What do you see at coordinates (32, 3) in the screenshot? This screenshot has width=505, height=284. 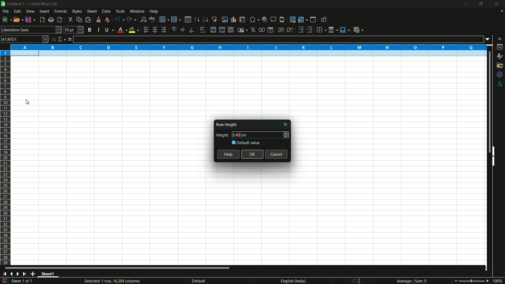 I see `| Untitled 1 — LibreOffice Calc` at bounding box center [32, 3].